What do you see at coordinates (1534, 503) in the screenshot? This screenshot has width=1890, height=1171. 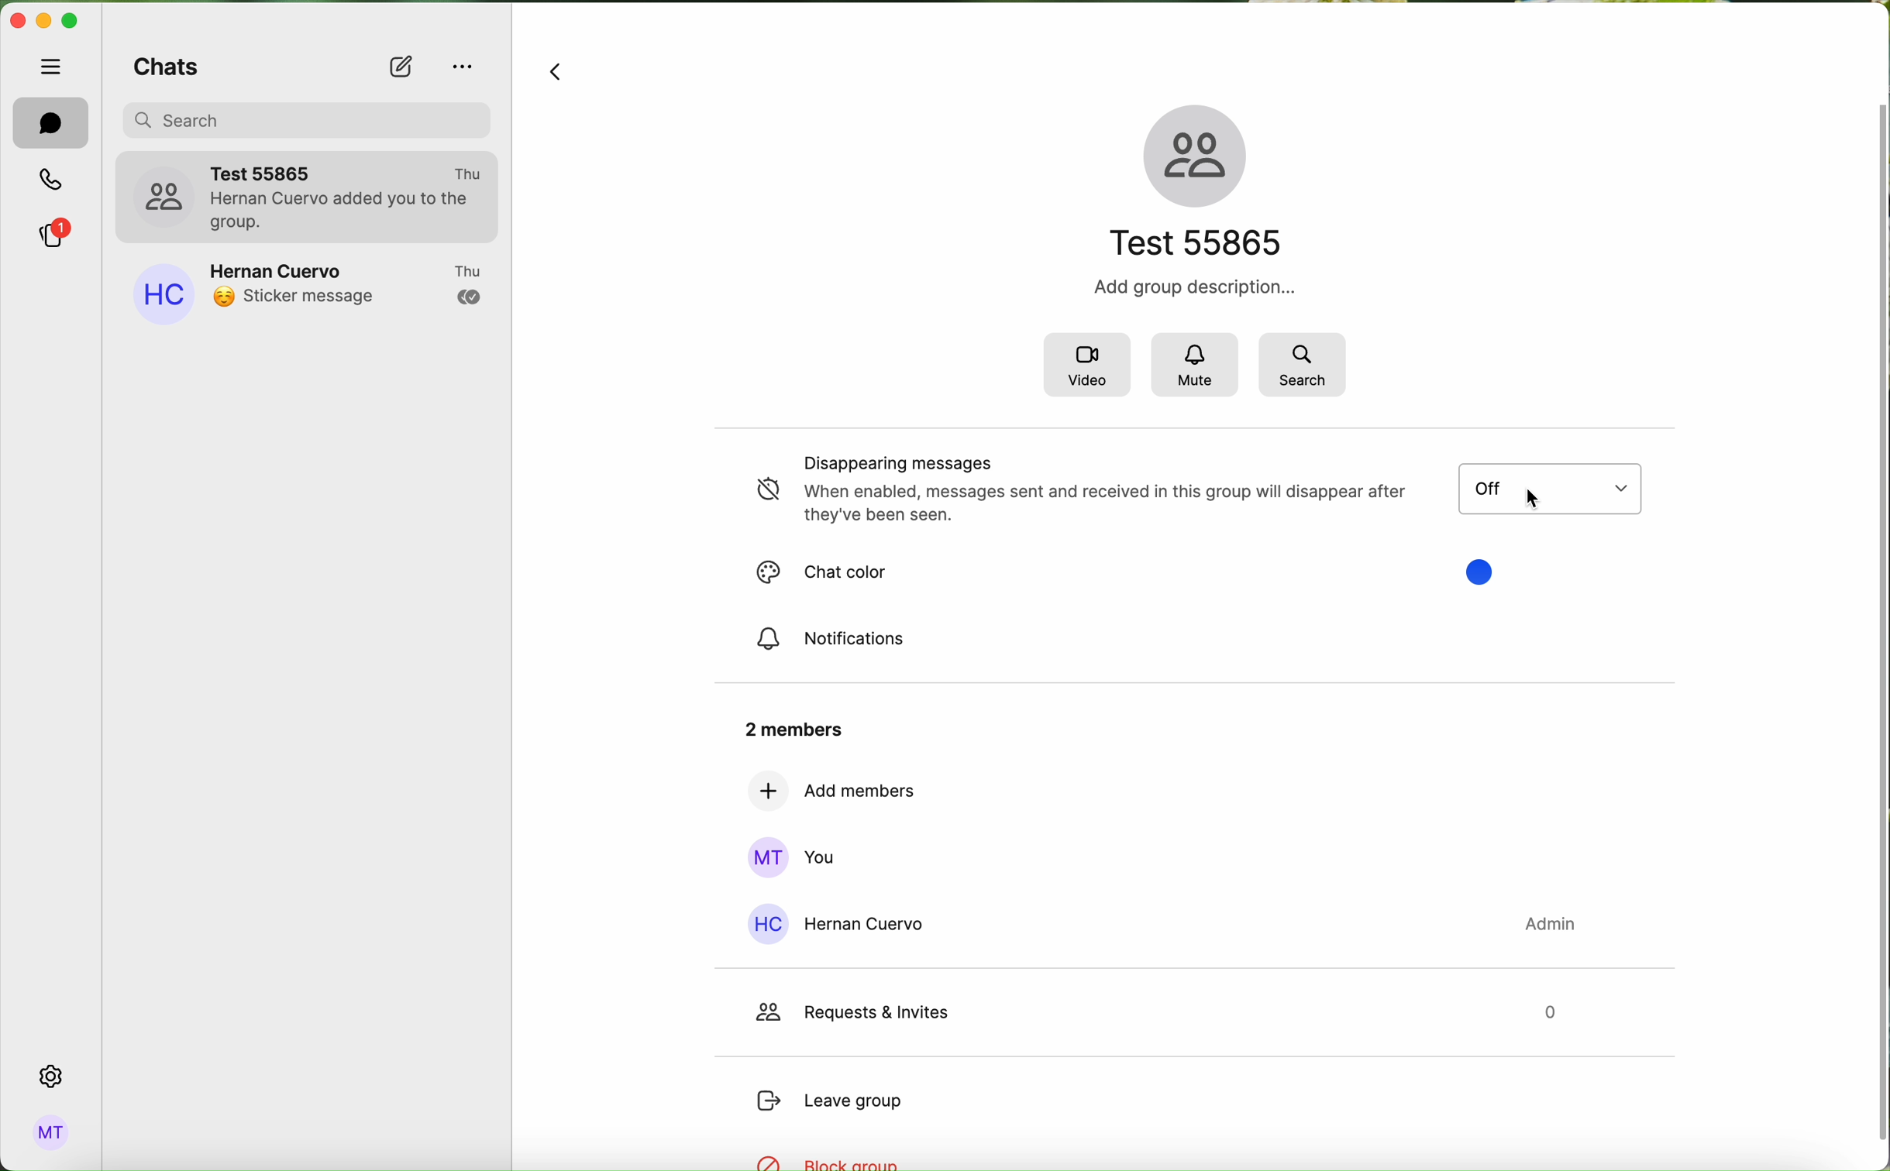 I see `cursor` at bounding box center [1534, 503].